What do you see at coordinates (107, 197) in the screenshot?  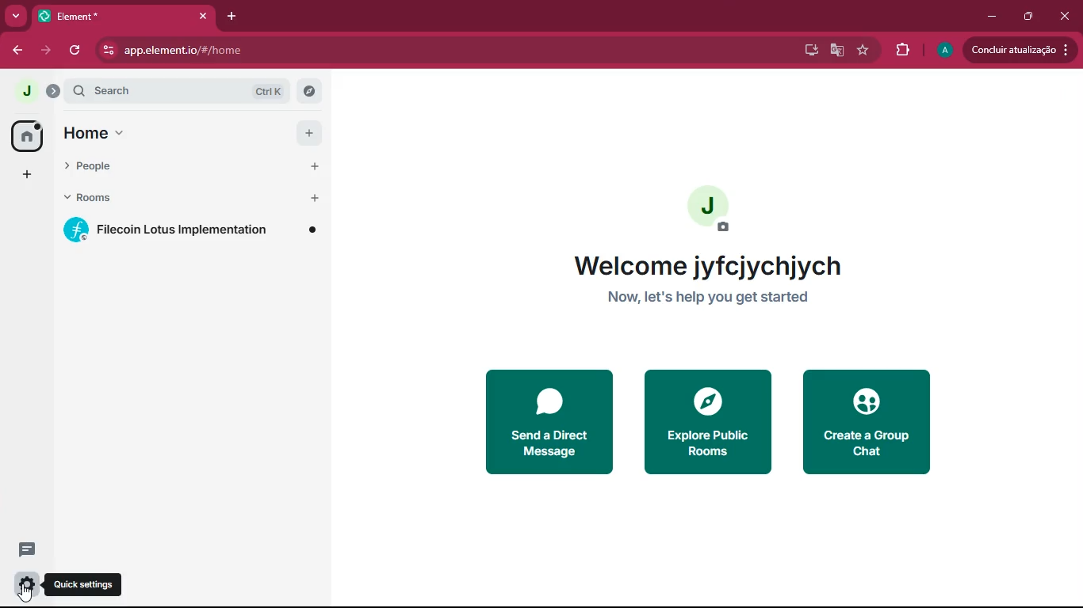 I see `rooms` at bounding box center [107, 197].